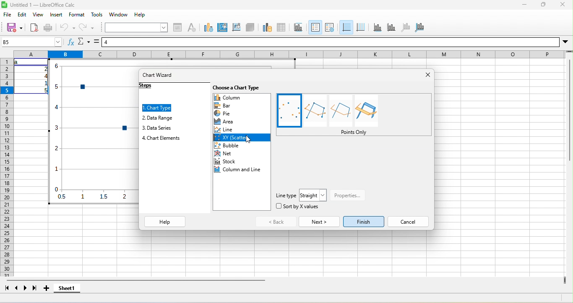  I want to click on sheet1, so click(67, 288).